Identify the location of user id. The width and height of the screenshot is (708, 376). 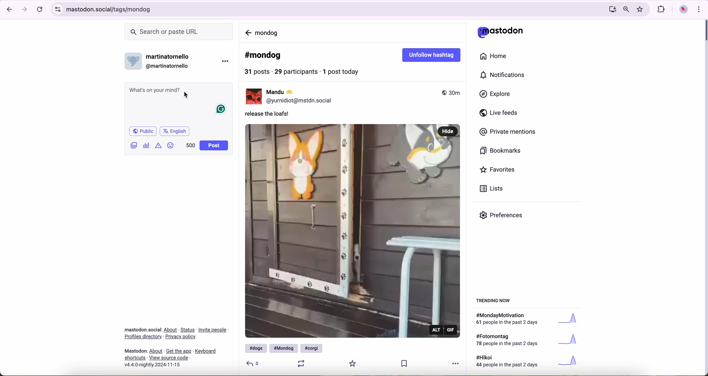
(169, 66).